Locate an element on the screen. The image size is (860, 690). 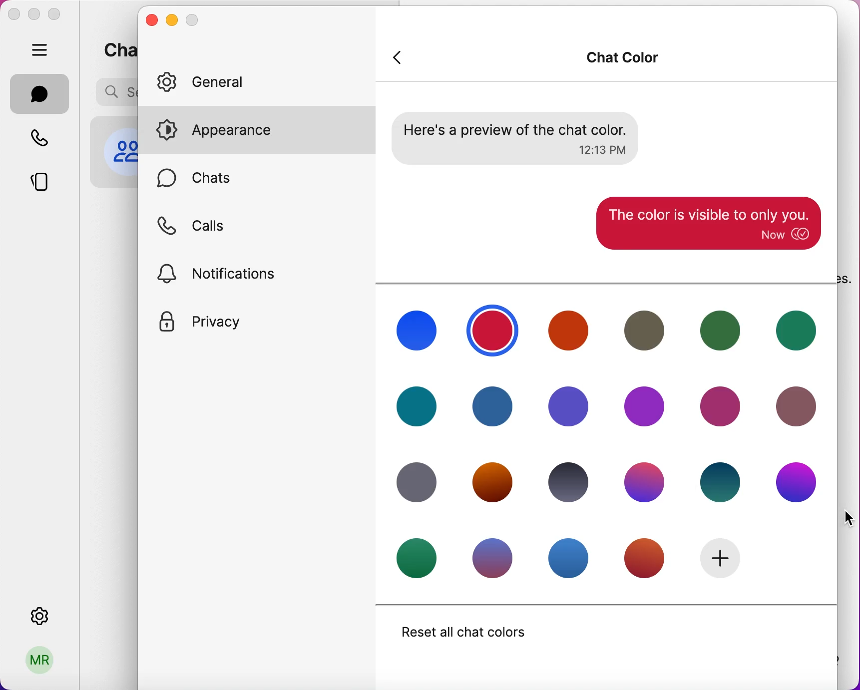
applied color is located at coordinates (704, 222).